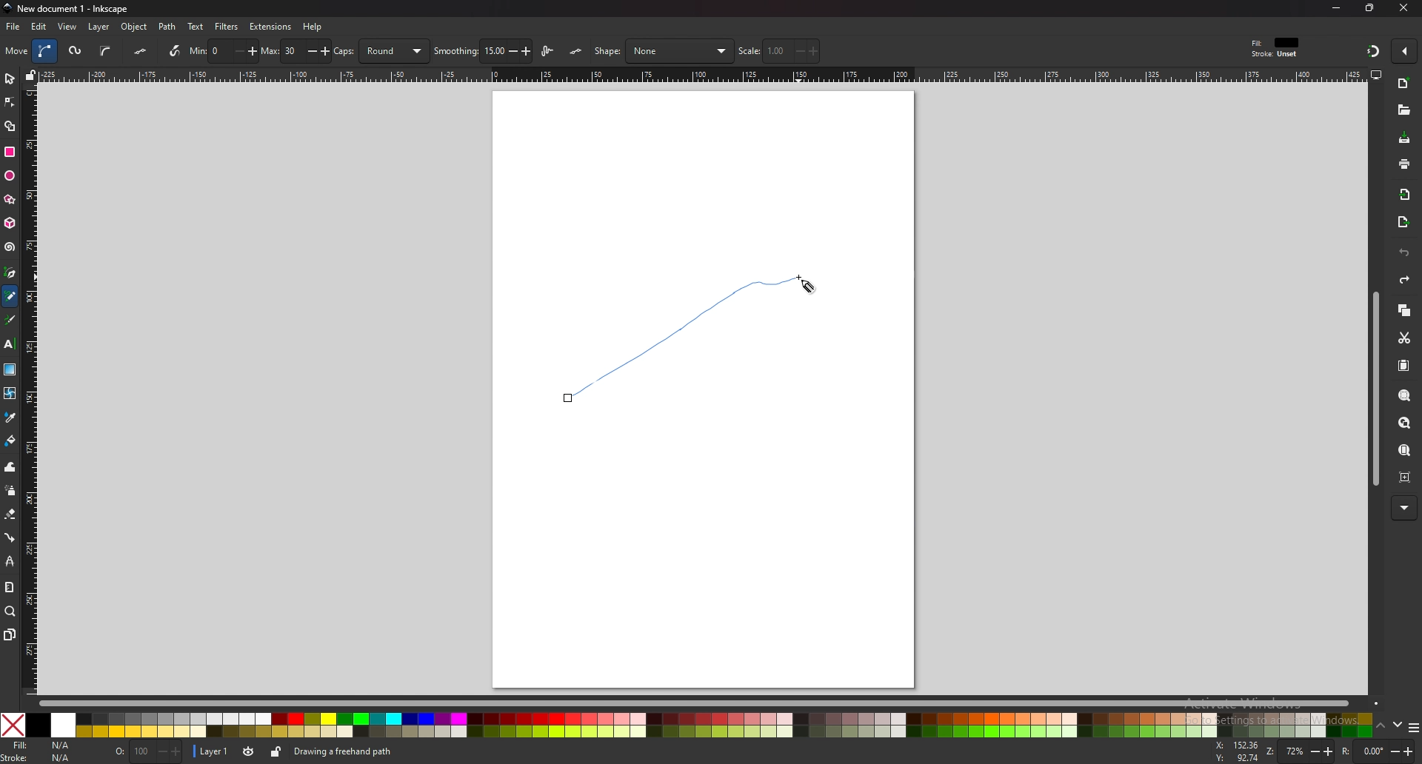 Image resolution: width=1422 pixels, height=764 pixels. What do you see at coordinates (170, 50) in the screenshot?
I see `use pressure input` at bounding box center [170, 50].